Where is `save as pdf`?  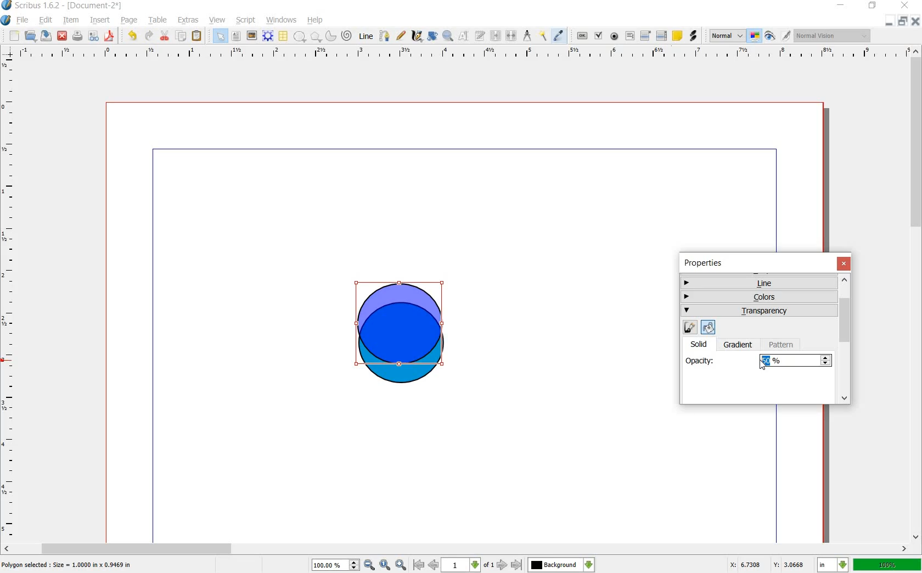
save as pdf is located at coordinates (109, 36).